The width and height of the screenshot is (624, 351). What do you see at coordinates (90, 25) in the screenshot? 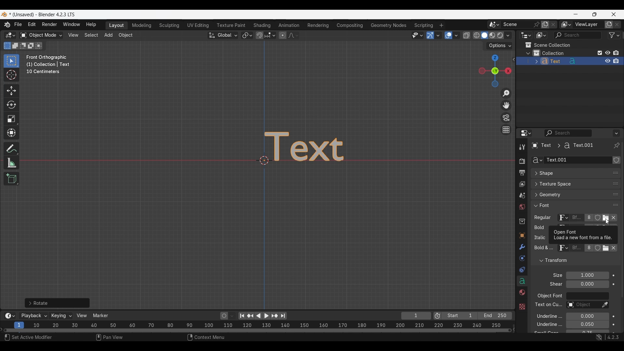
I see `Help menu` at bounding box center [90, 25].